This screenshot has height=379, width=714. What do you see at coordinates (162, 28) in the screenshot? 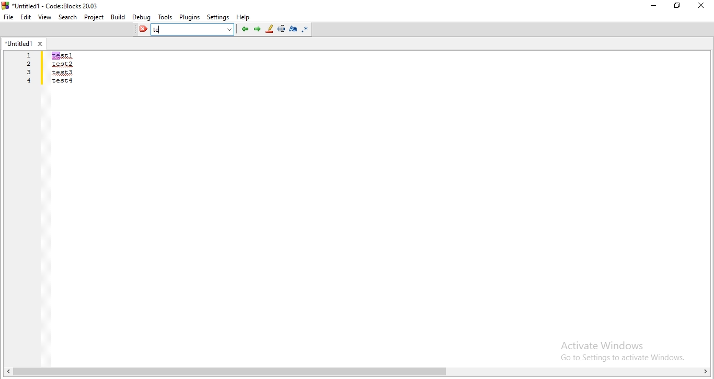
I see `cursor` at bounding box center [162, 28].